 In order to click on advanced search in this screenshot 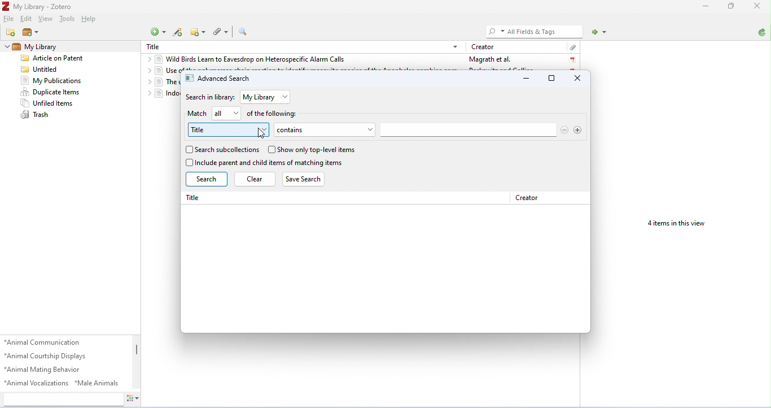, I will do `click(245, 32)`.